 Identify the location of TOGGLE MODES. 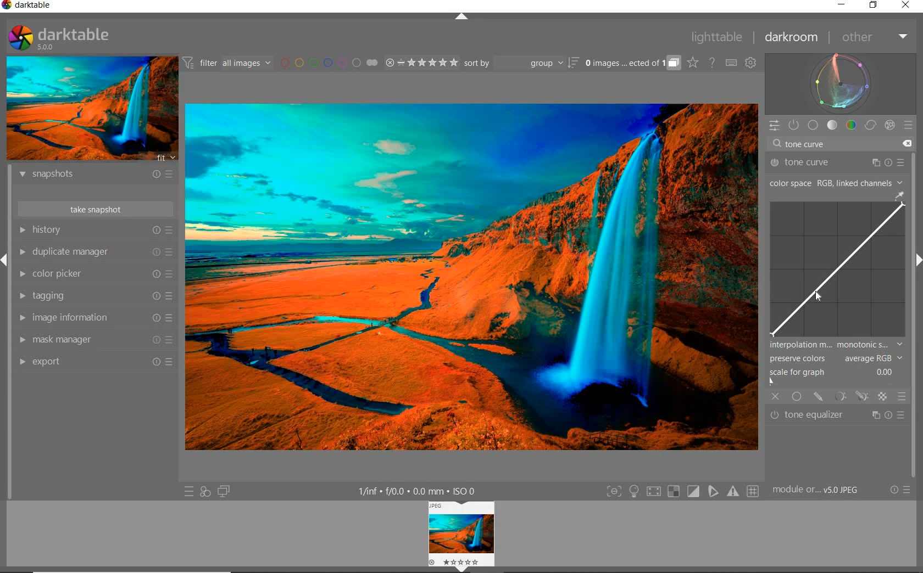
(682, 492).